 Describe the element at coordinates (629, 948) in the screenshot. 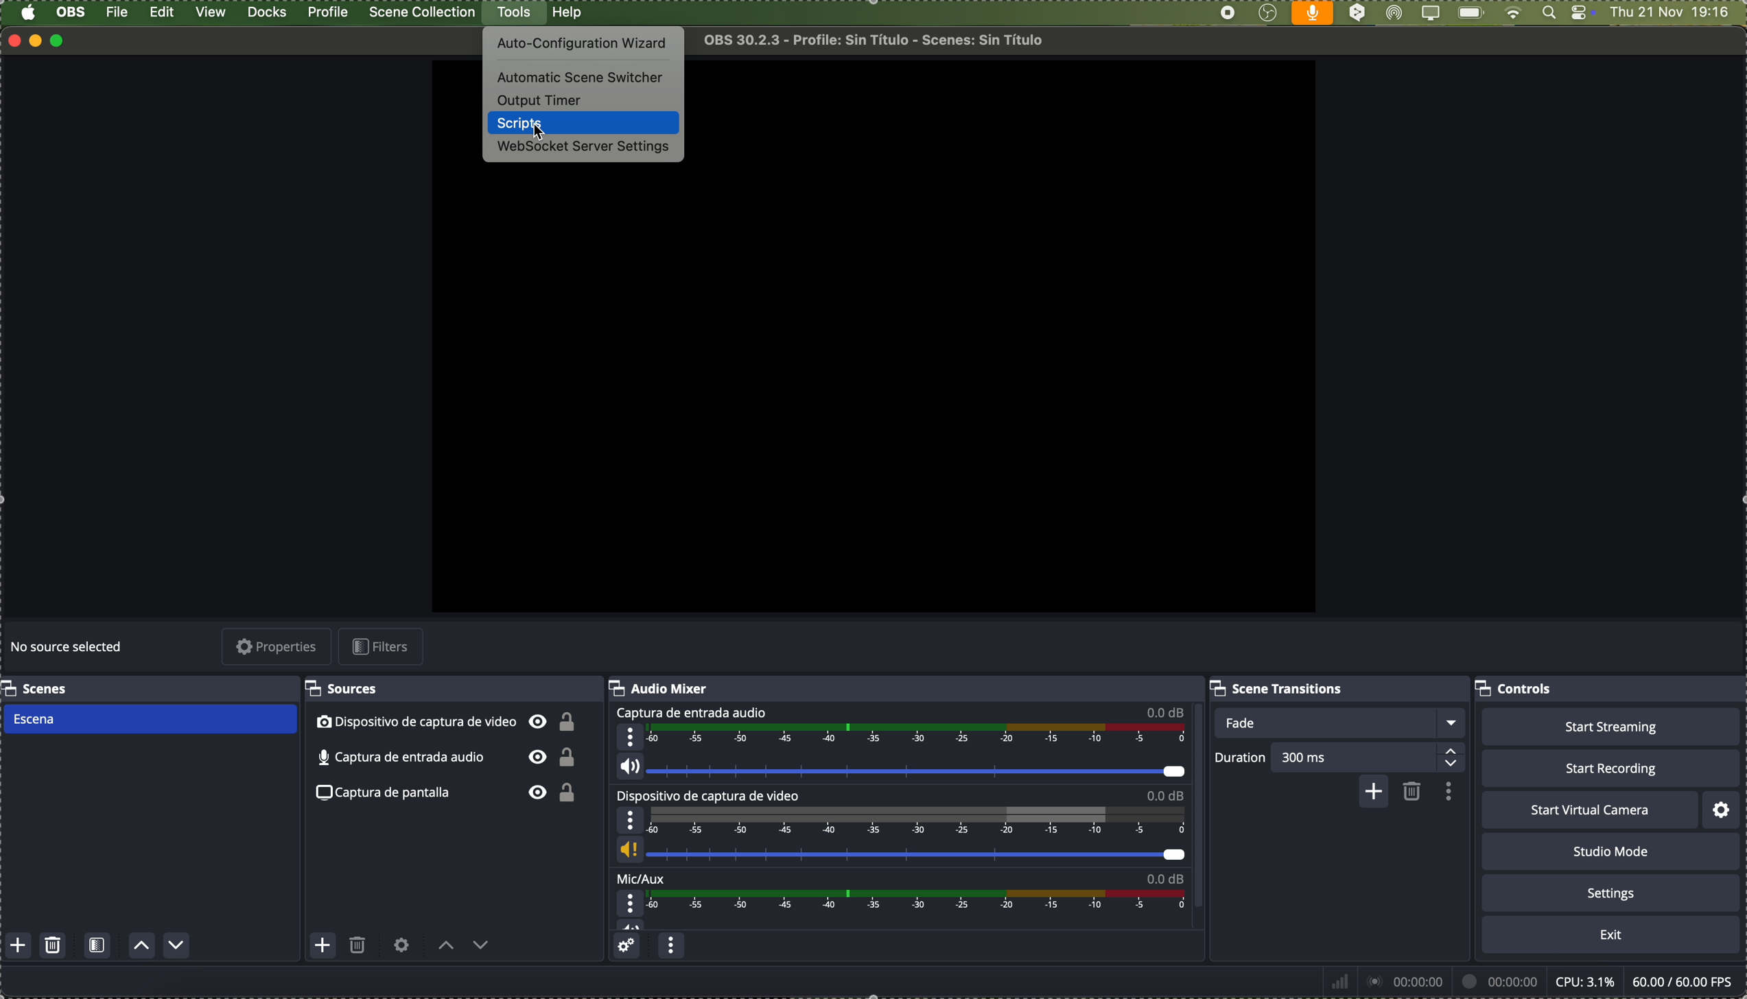

I see `advanced audio properties` at that location.